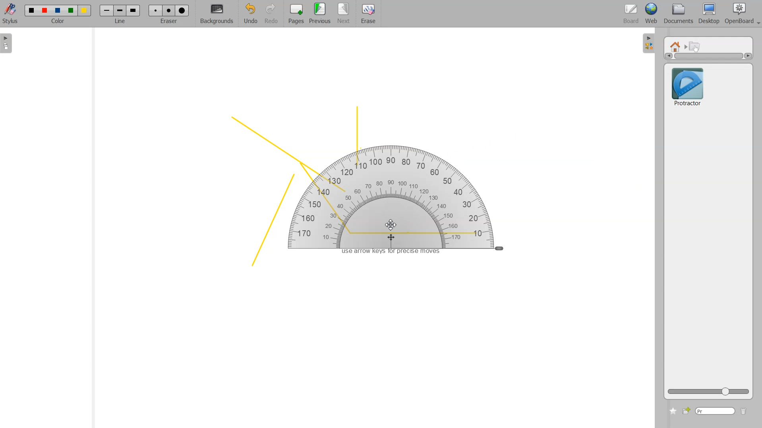 This screenshot has height=428, width=762. What do you see at coordinates (249, 14) in the screenshot?
I see `Undo` at bounding box center [249, 14].